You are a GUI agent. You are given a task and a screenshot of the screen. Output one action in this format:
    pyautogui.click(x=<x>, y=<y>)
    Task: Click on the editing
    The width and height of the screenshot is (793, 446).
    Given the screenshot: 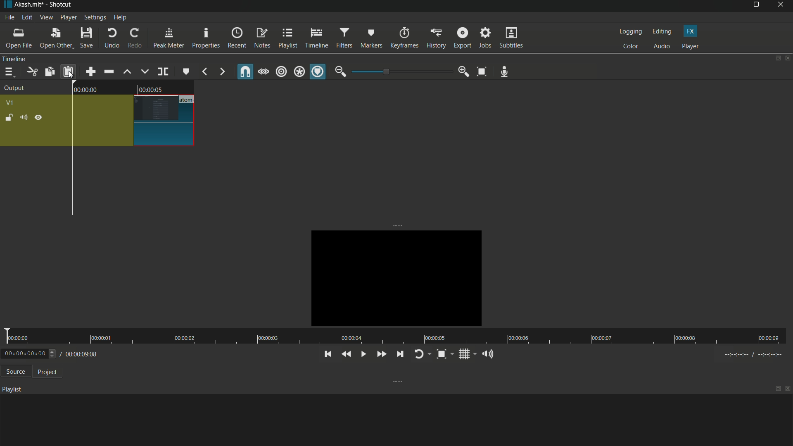 What is the action you would take?
    pyautogui.click(x=661, y=31)
    